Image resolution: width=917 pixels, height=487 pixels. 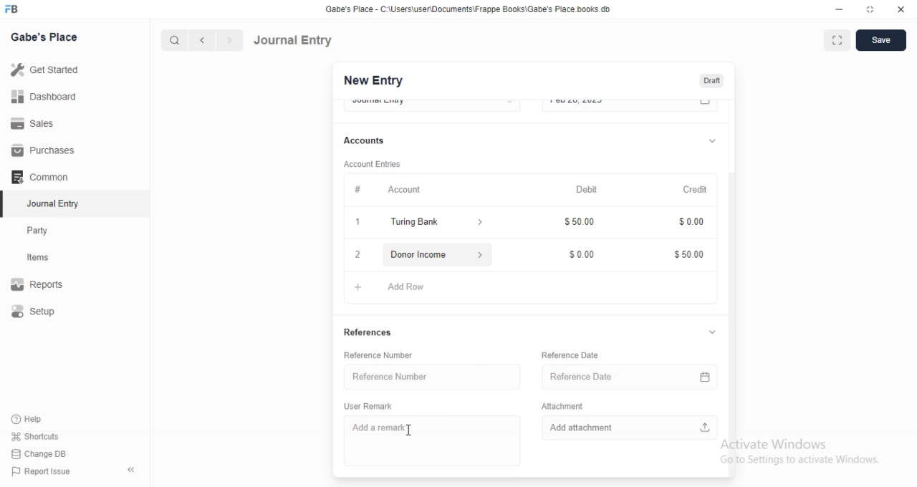 What do you see at coordinates (901, 10) in the screenshot?
I see `close` at bounding box center [901, 10].